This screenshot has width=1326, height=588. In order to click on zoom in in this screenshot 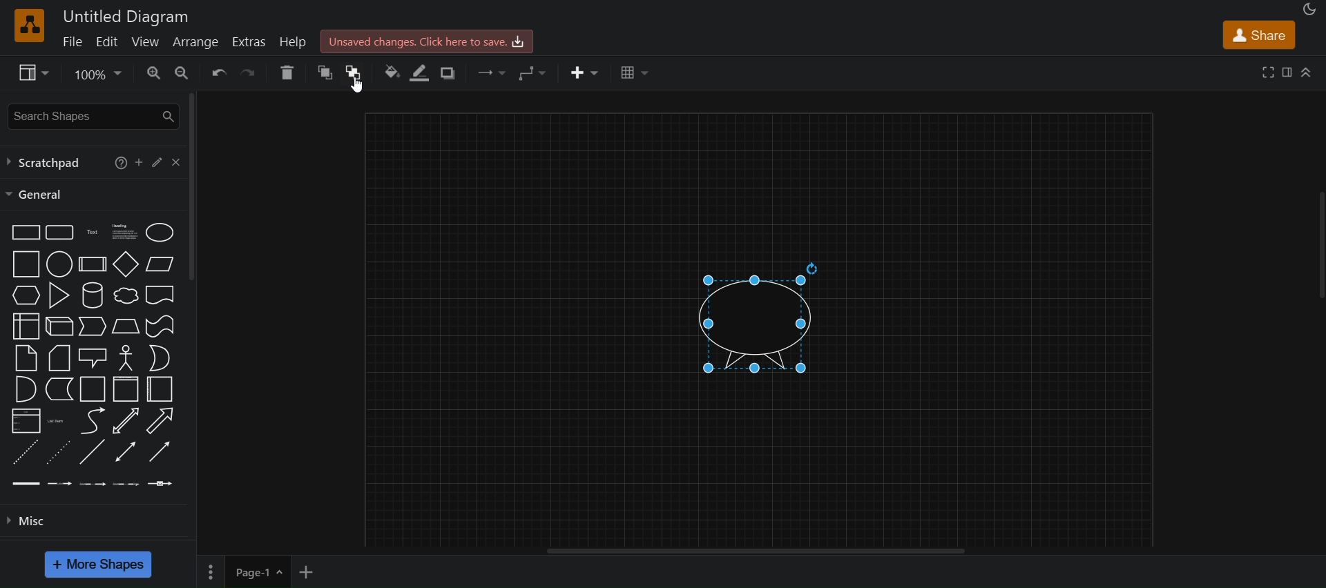, I will do `click(152, 72)`.